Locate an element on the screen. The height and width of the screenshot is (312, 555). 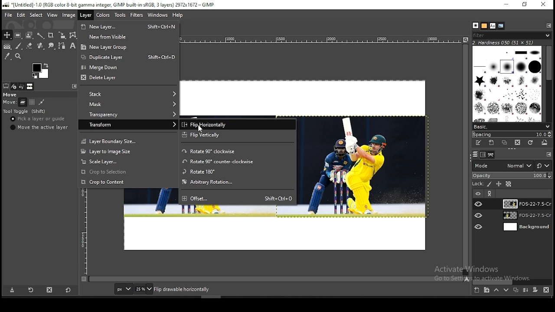
colors is located at coordinates (104, 16).